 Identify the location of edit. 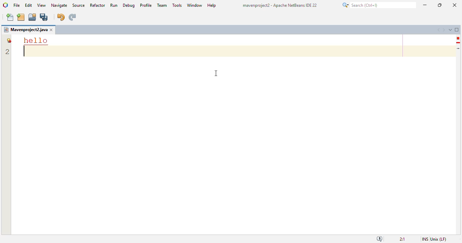
(29, 5).